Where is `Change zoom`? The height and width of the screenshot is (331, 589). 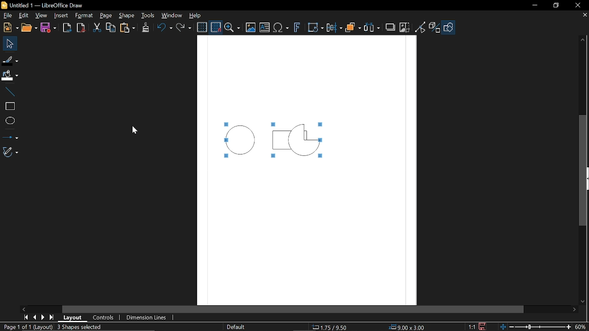 Change zoom is located at coordinates (533, 326).